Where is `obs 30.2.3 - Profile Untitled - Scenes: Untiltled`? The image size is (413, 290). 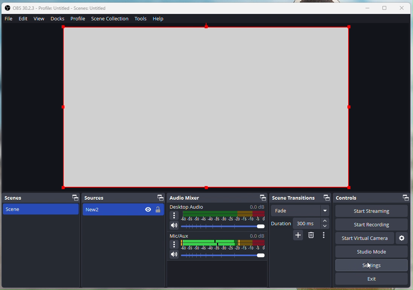
obs 30.2.3 - Profile Untitled - Scenes: Untiltled is located at coordinates (66, 8).